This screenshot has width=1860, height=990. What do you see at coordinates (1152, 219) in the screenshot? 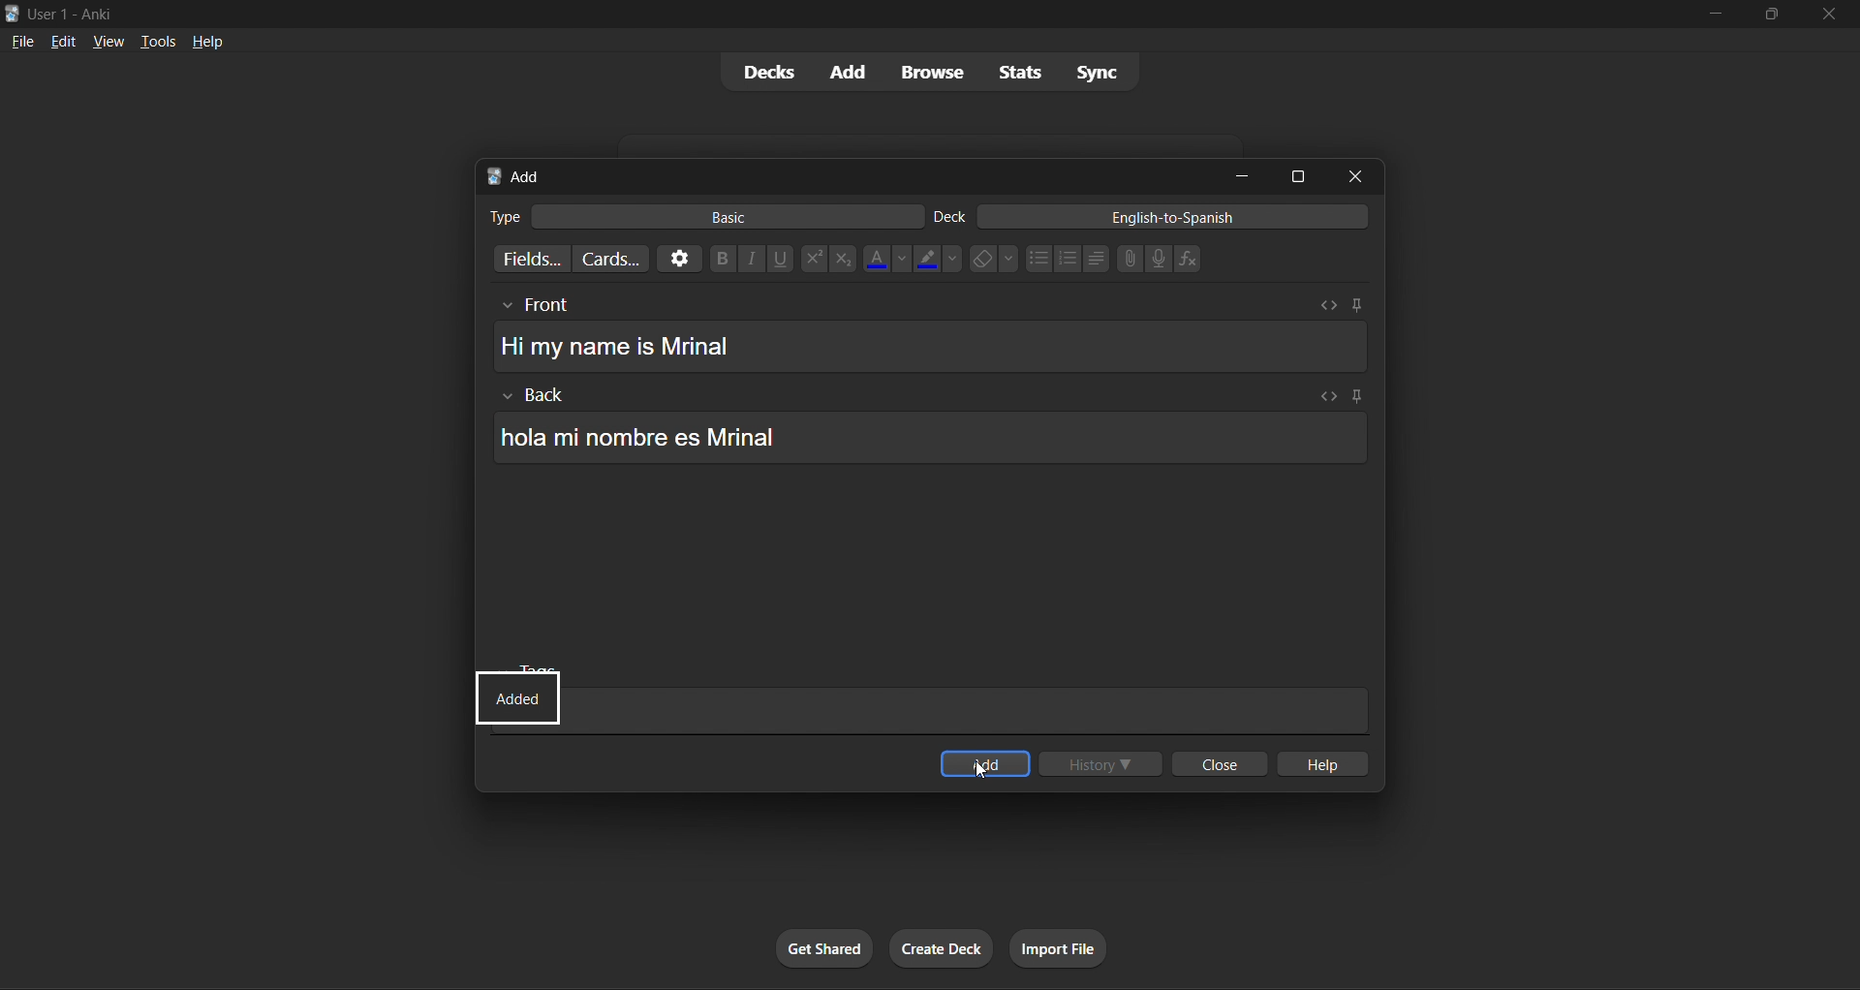
I see `english-to-spanish deck` at bounding box center [1152, 219].